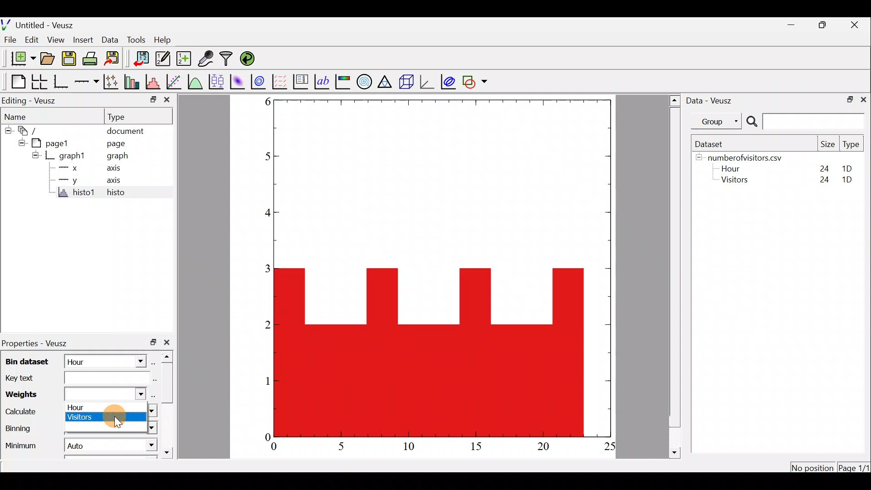  I want to click on Insert, so click(83, 39).